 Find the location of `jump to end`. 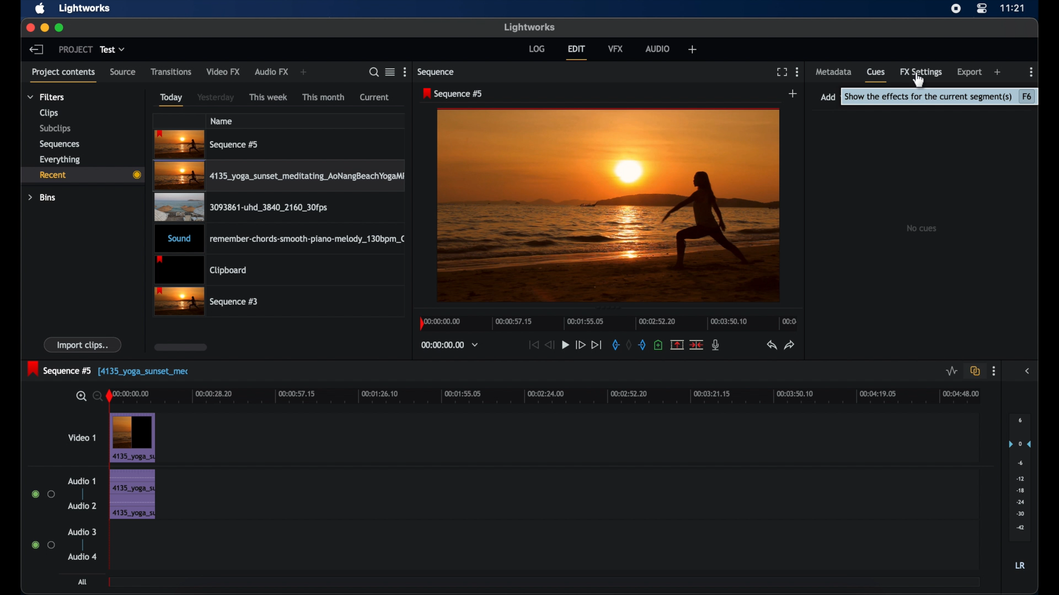

jump to end is located at coordinates (596, 345).